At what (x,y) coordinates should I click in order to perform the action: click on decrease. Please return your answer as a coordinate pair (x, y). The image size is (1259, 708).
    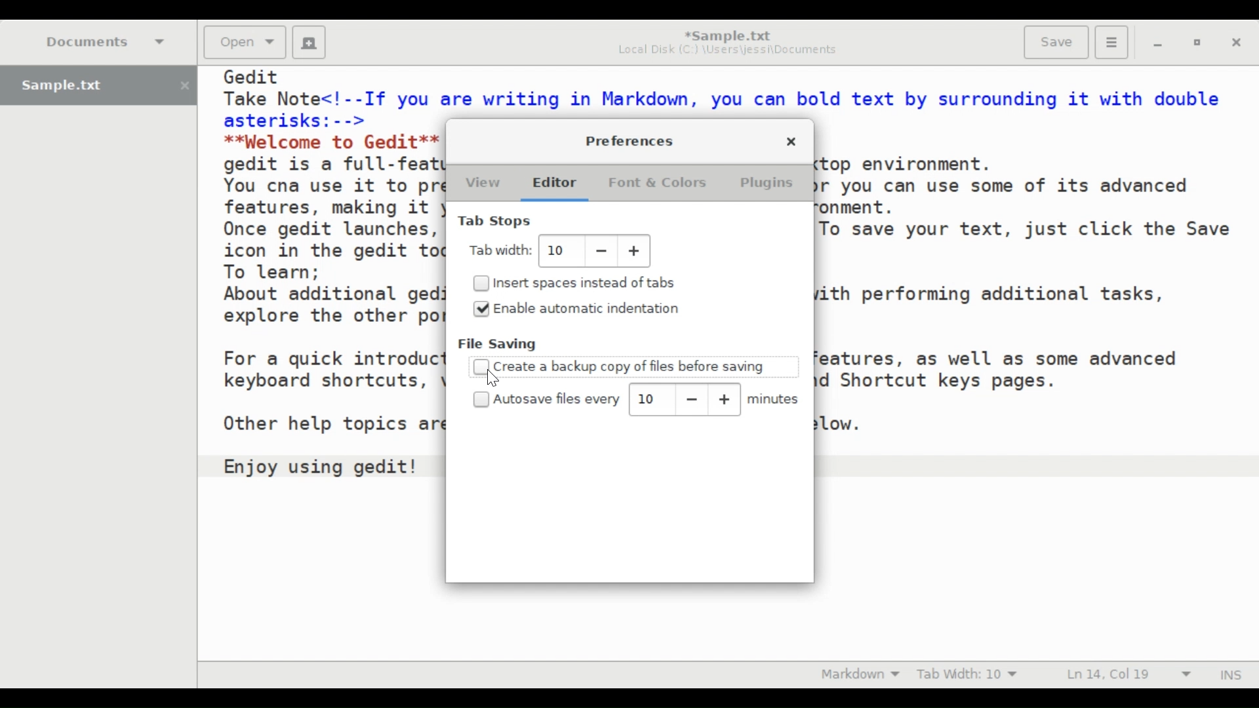
    Looking at the image, I should click on (691, 400).